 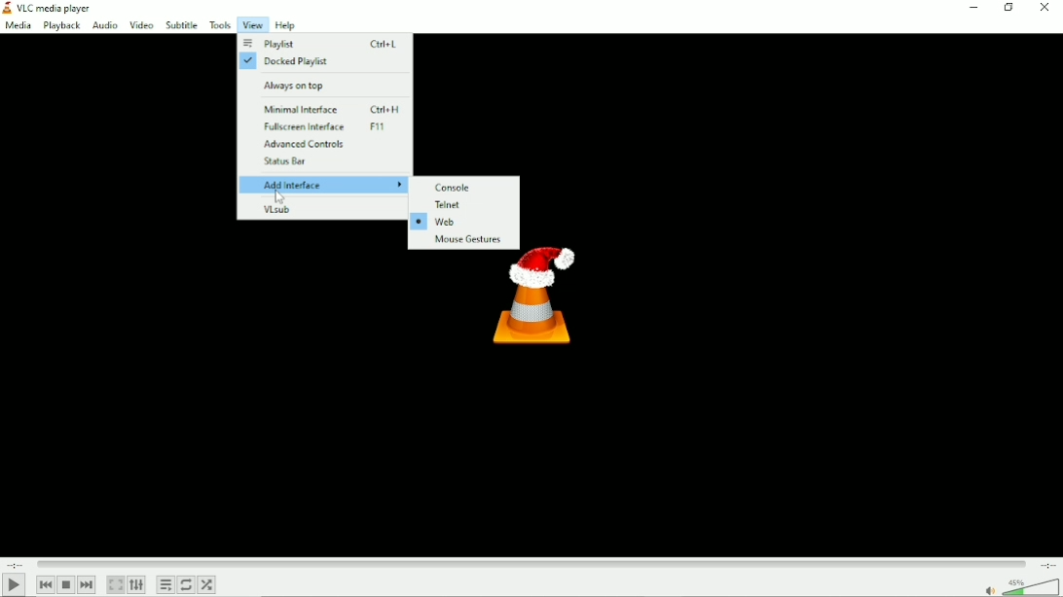 What do you see at coordinates (332, 127) in the screenshot?
I see `Fullscreen interface` at bounding box center [332, 127].